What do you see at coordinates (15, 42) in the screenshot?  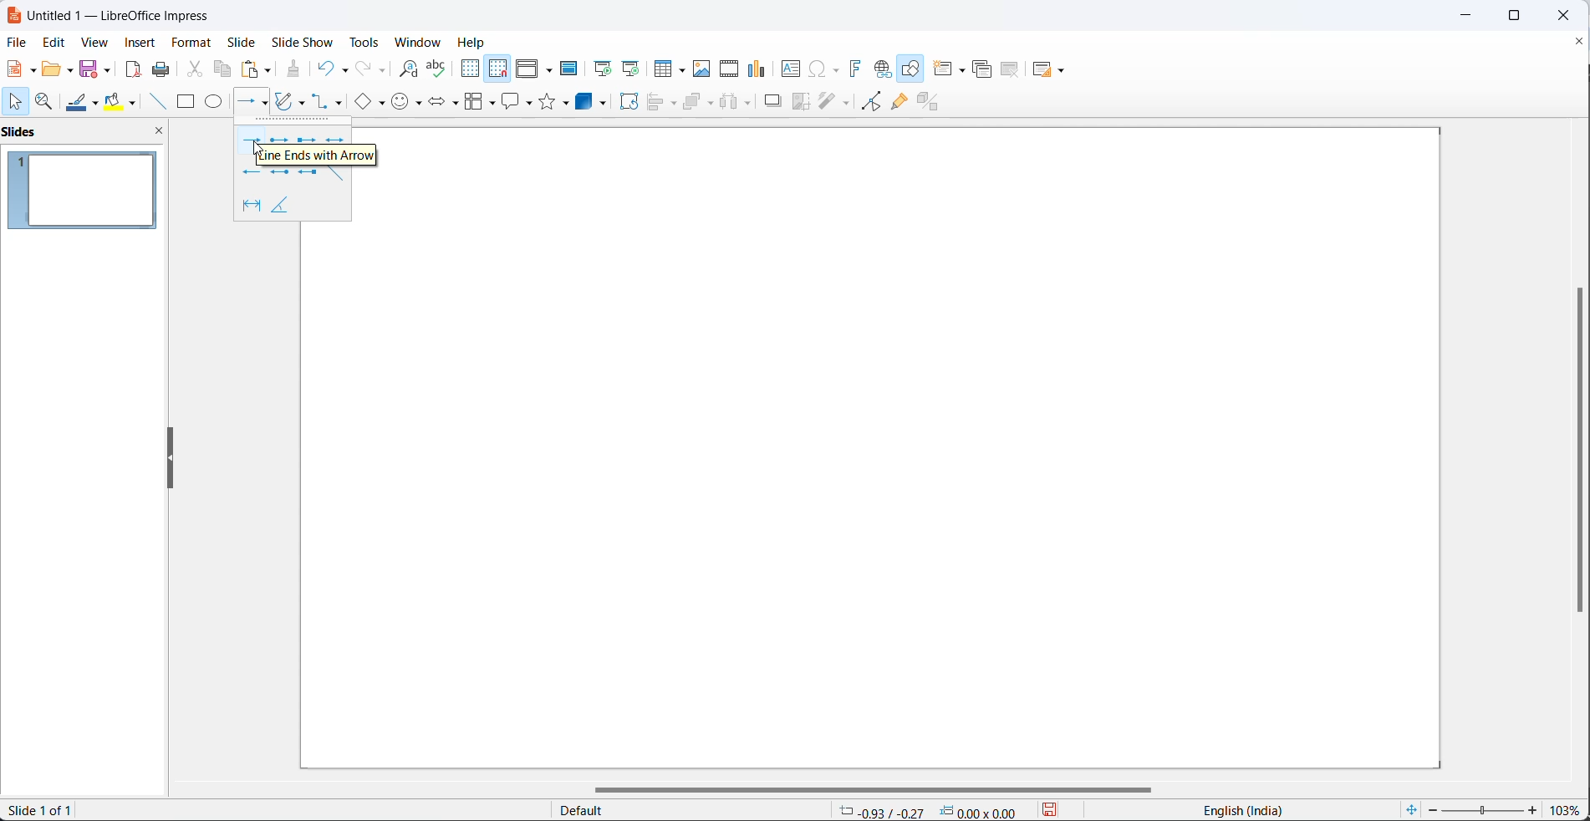 I see `file` at bounding box center [15, 42].